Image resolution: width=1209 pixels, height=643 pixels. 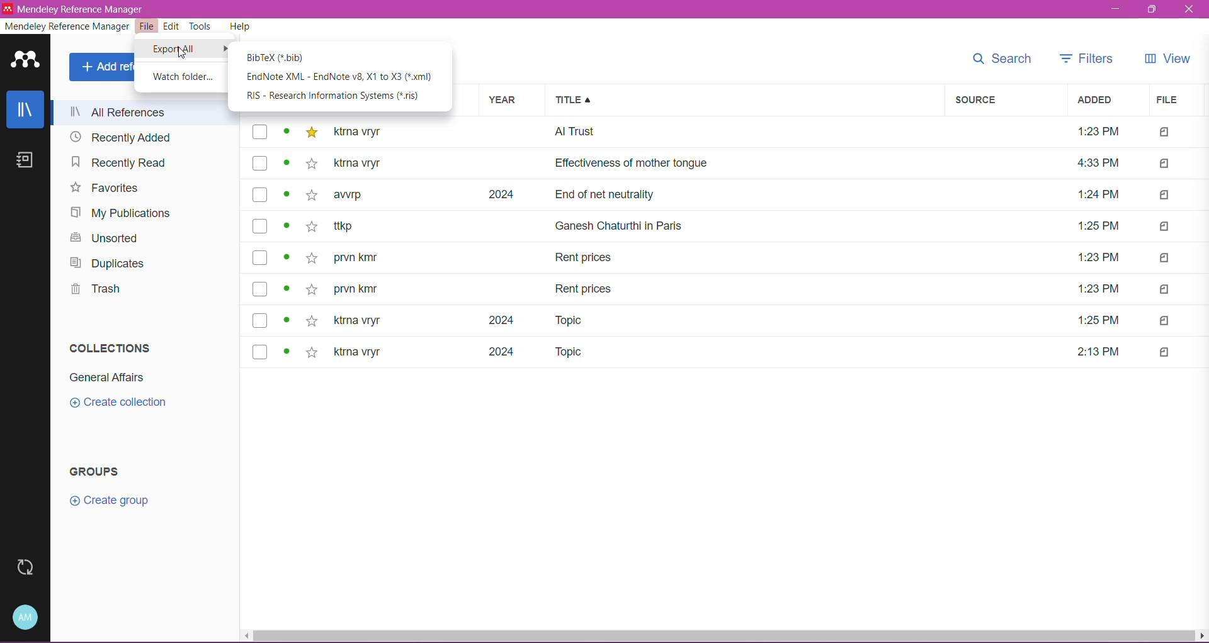 What do you see at coordinates (28, 111) in the screenshot?
I see `Library` at bounding box center [28, 111].